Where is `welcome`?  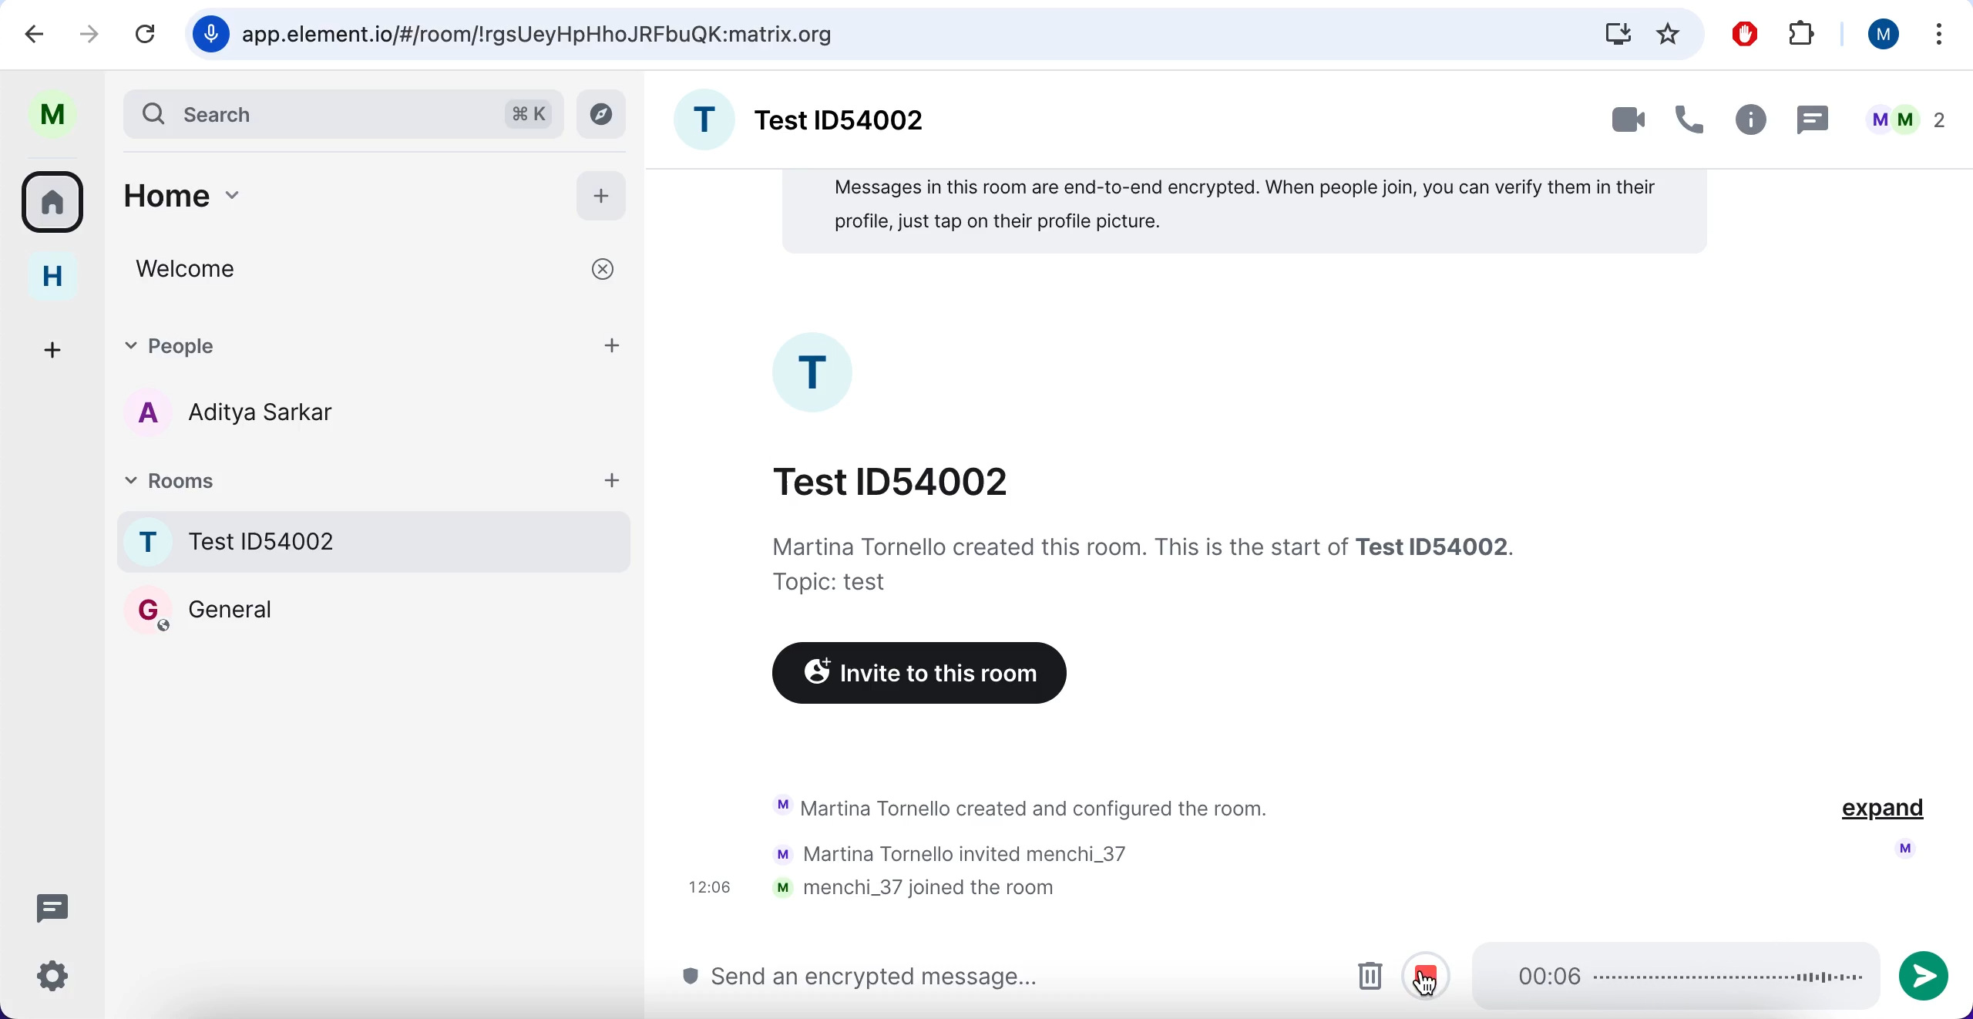
welcome is located at coordinates (372, 270).